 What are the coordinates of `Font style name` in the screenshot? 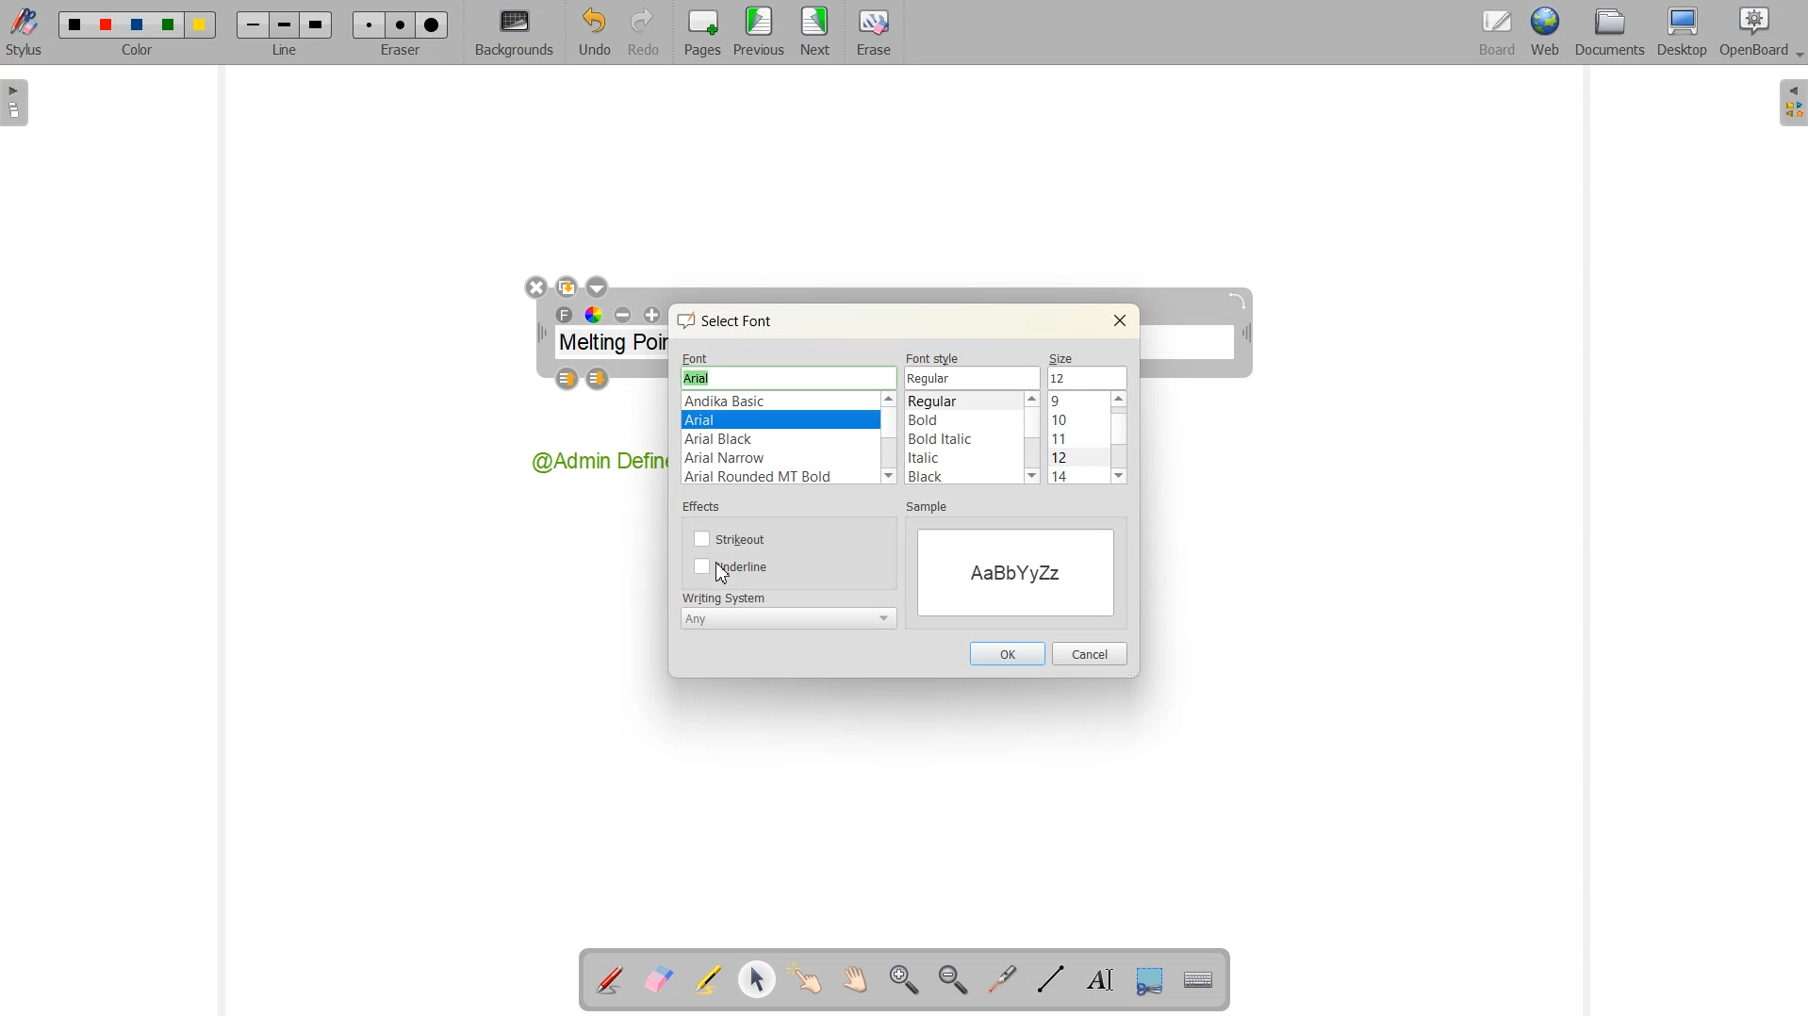 It's located at (974, 378).